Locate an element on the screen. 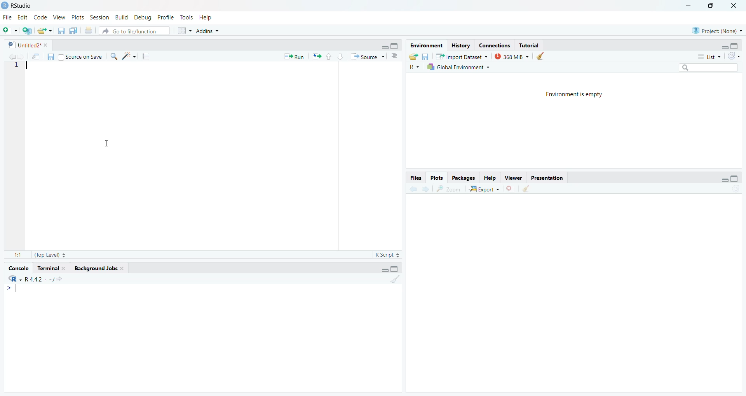 Image resolution: width=746 pixels, height=396 pixels. Console is located at coordinates (20, 267).